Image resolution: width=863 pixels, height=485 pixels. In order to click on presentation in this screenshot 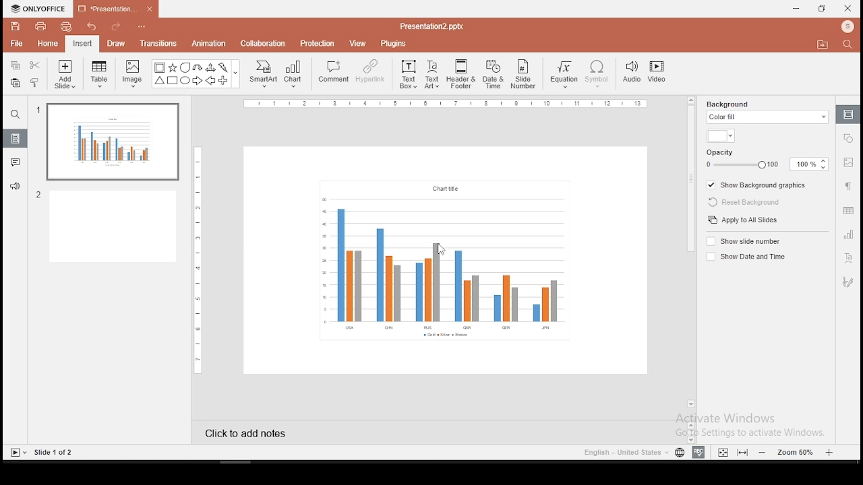, I will do `click(114, 9)`.